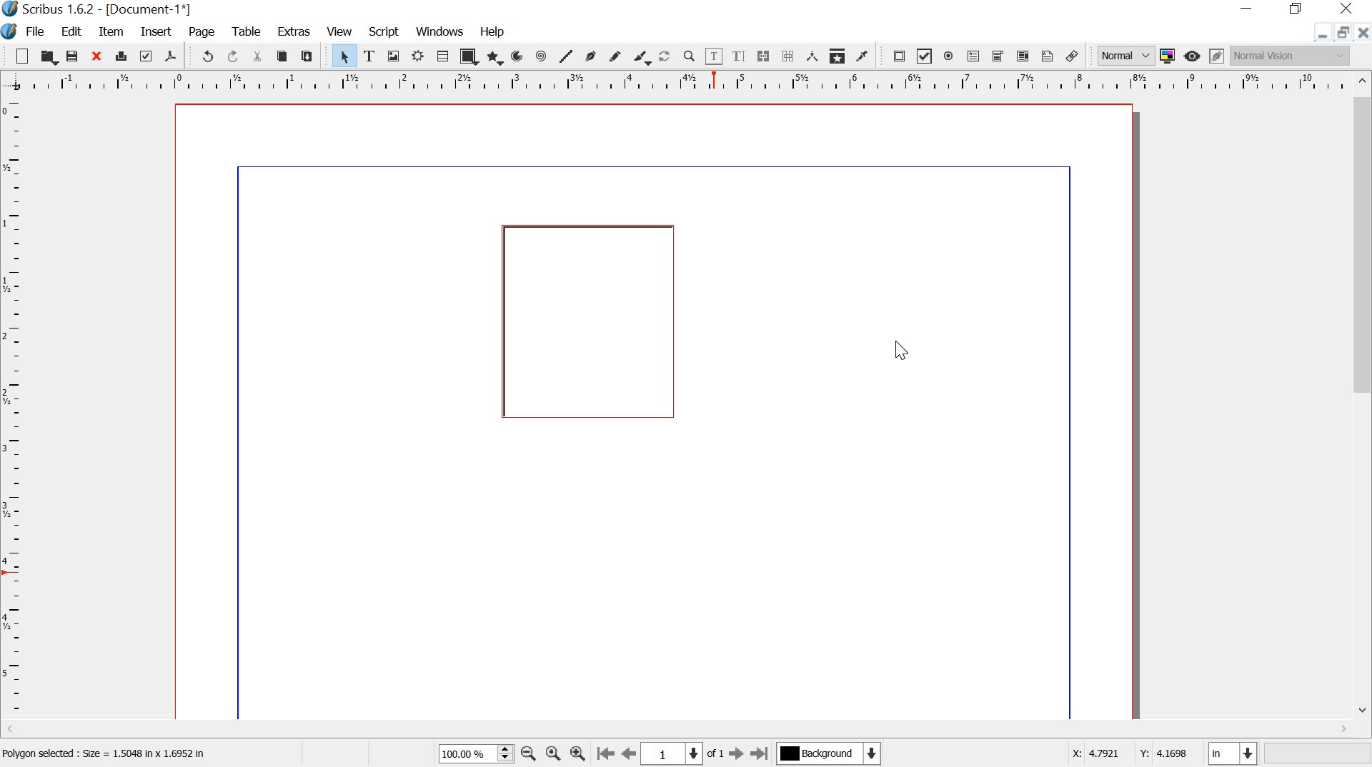 The image size is (1372, 767). What do you see at coordinates (442, 56) in the screenshot?
I see `table` at bounding box center [442, 56].